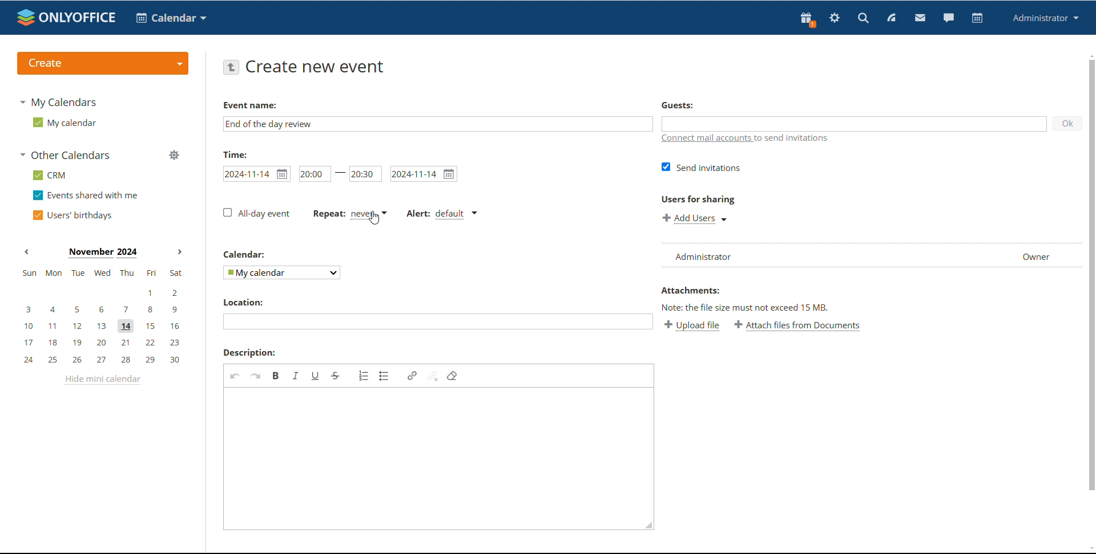  What do you see at coordinates (283, 272) in the screenshot?
I see `select calendar` at bounding box center [283, 272].